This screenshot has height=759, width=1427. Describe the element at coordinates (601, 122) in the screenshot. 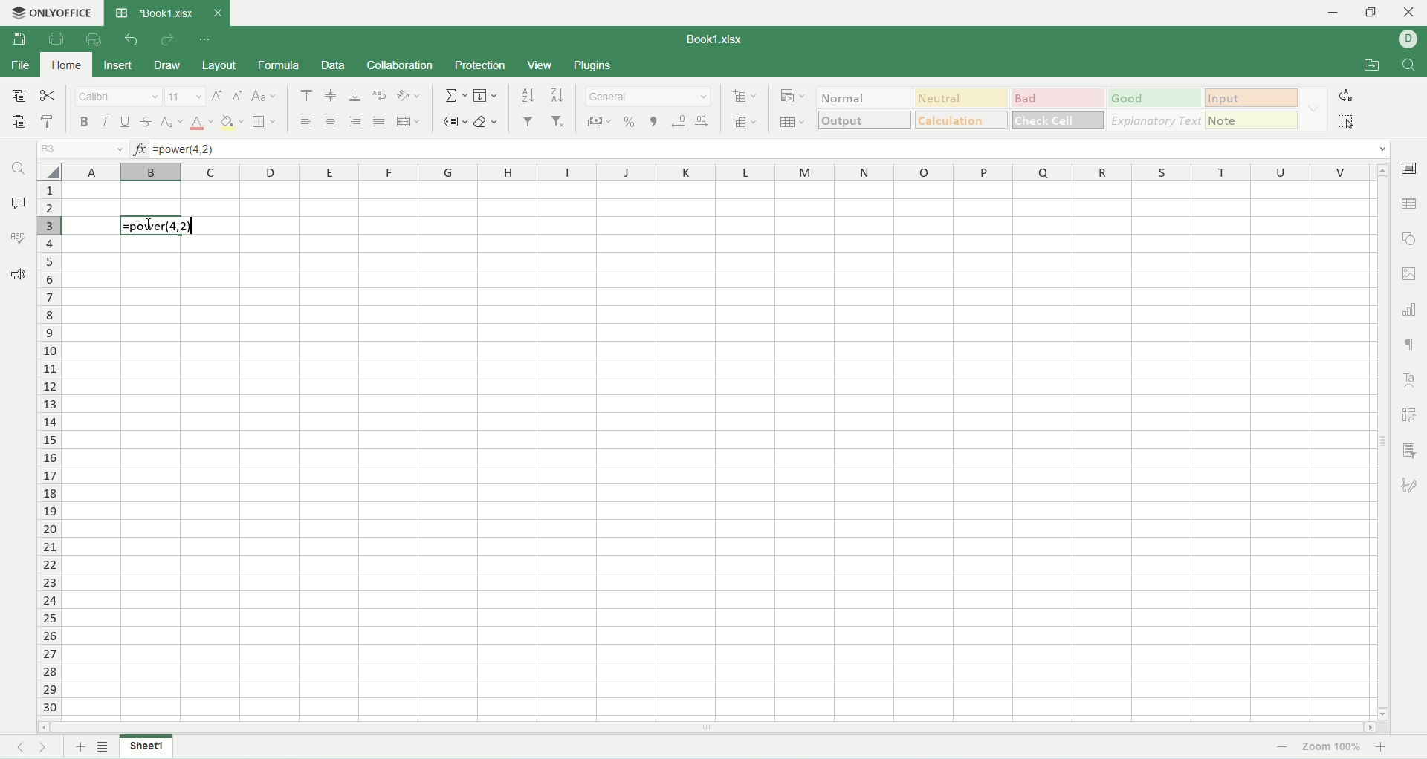

I see `accounting style` at that location.